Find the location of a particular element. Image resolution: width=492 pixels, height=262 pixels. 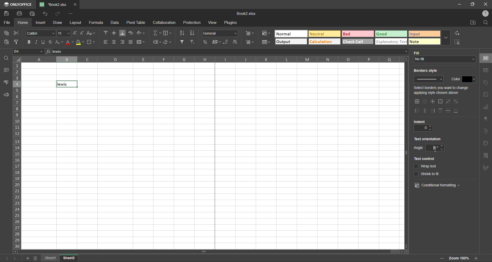

text orientation  is located at coordinates (428, 139).